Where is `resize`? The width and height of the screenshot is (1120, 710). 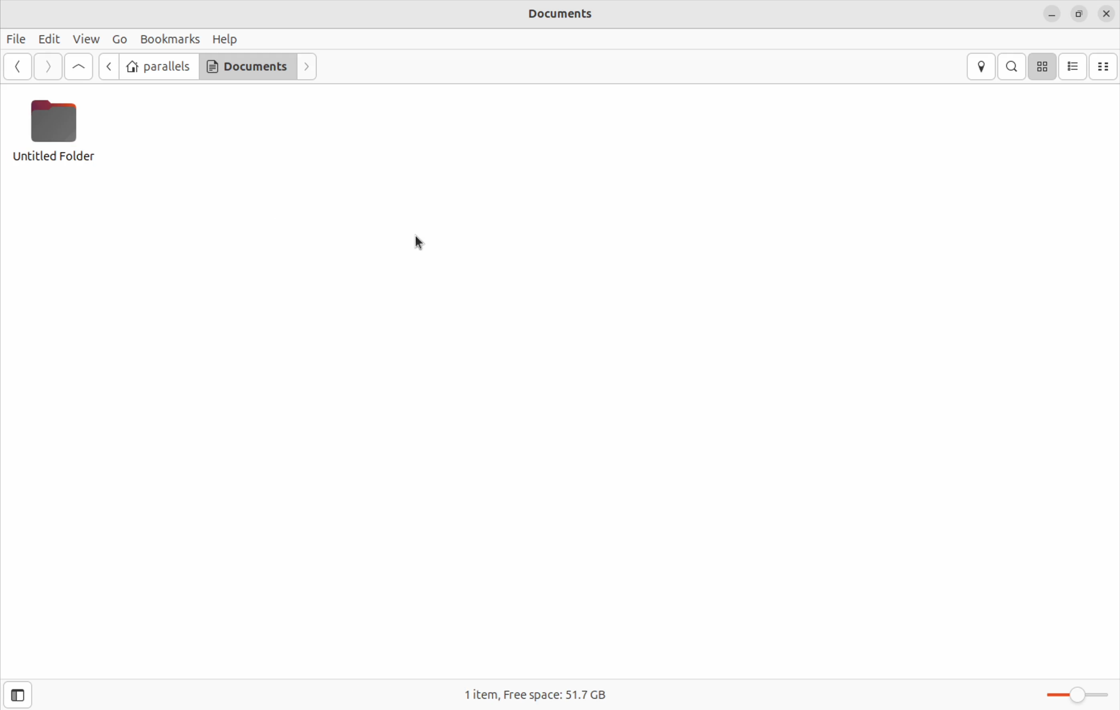 resize is located at coordinates (1080, 14).